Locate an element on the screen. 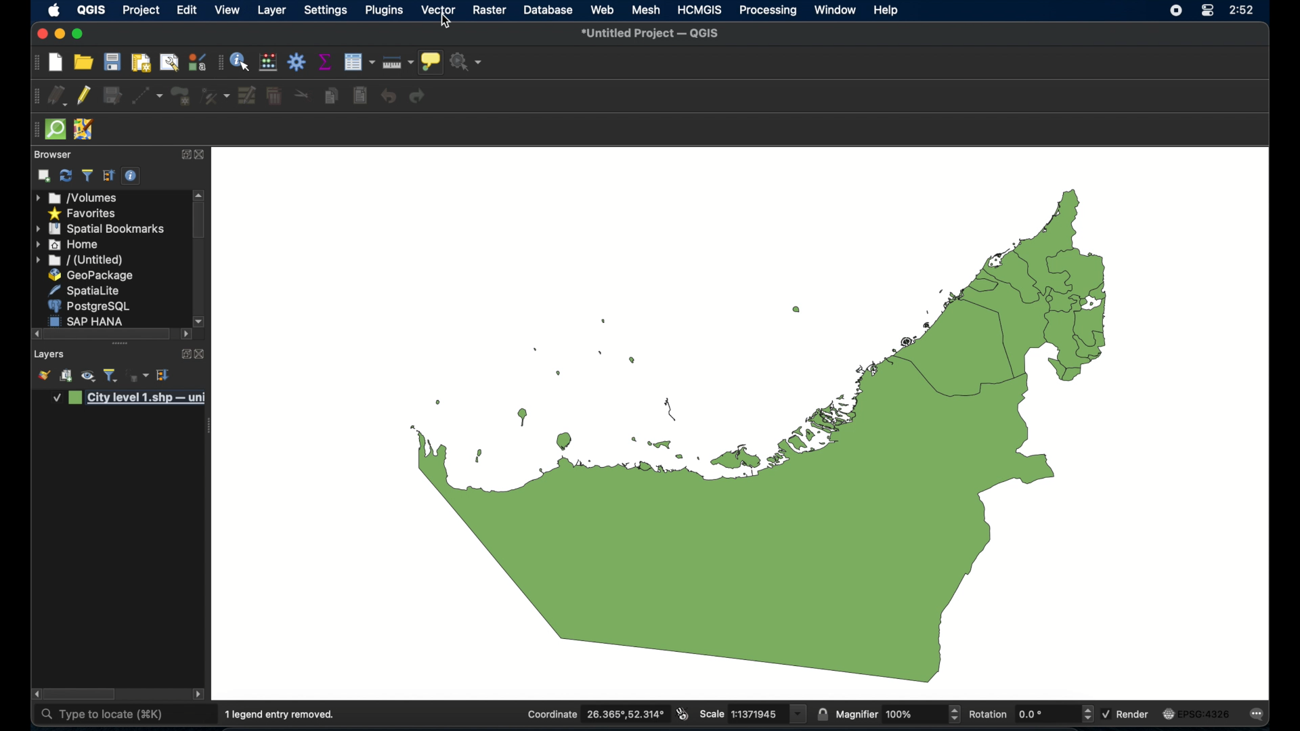 This screenshot has height=731, width=1300. volumes is located at coordinates (77, 197).